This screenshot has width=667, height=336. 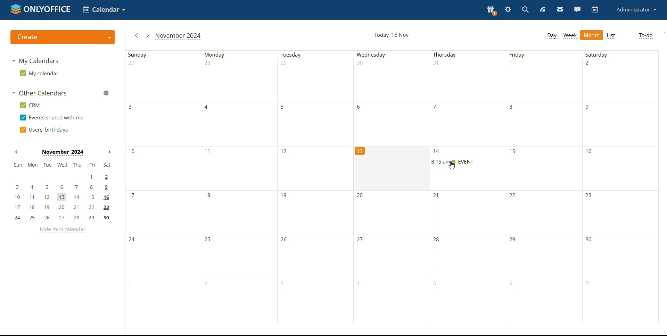 I want to click on settings, so click(x=508, y=10).